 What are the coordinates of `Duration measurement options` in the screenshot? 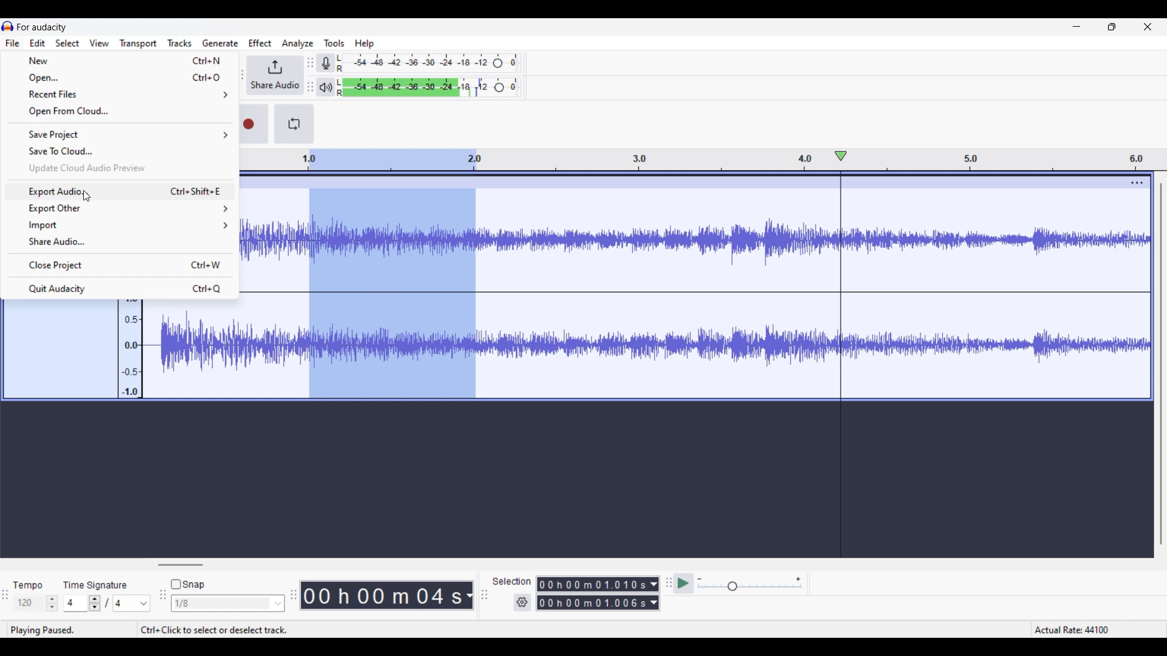 It's located at (654, 593).